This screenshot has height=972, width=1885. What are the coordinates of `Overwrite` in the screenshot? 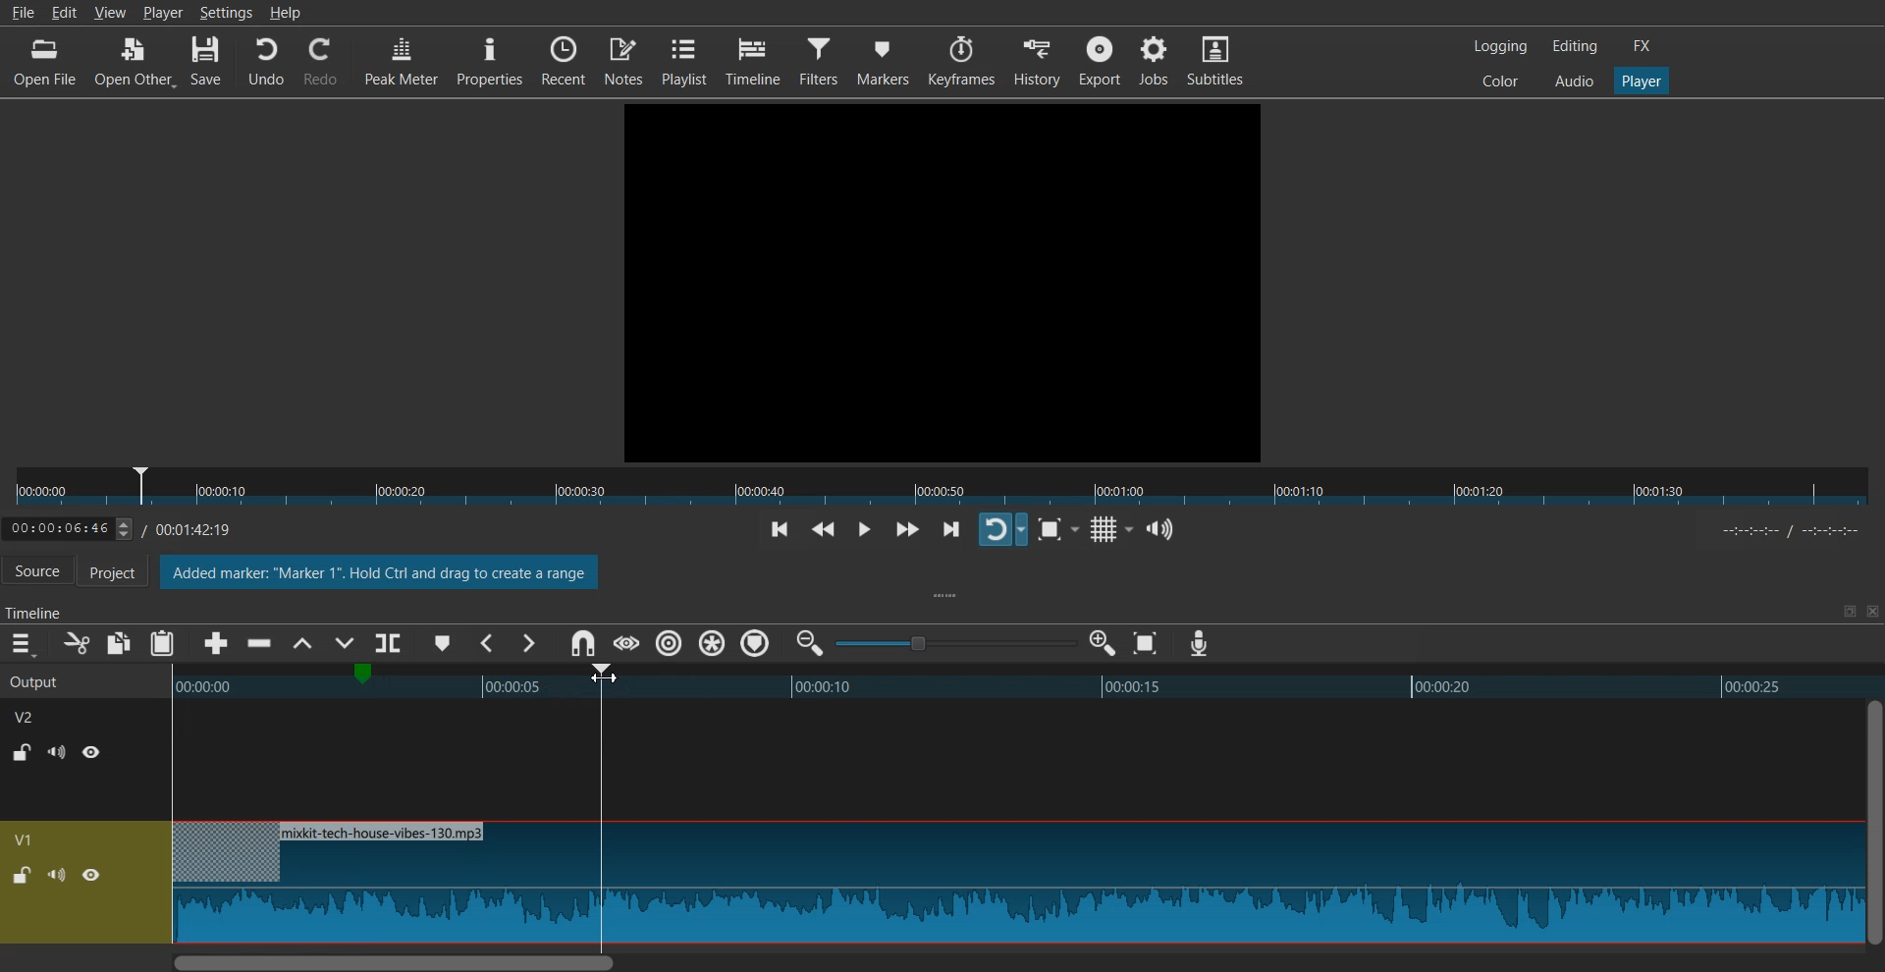 It's located at (342, 645).